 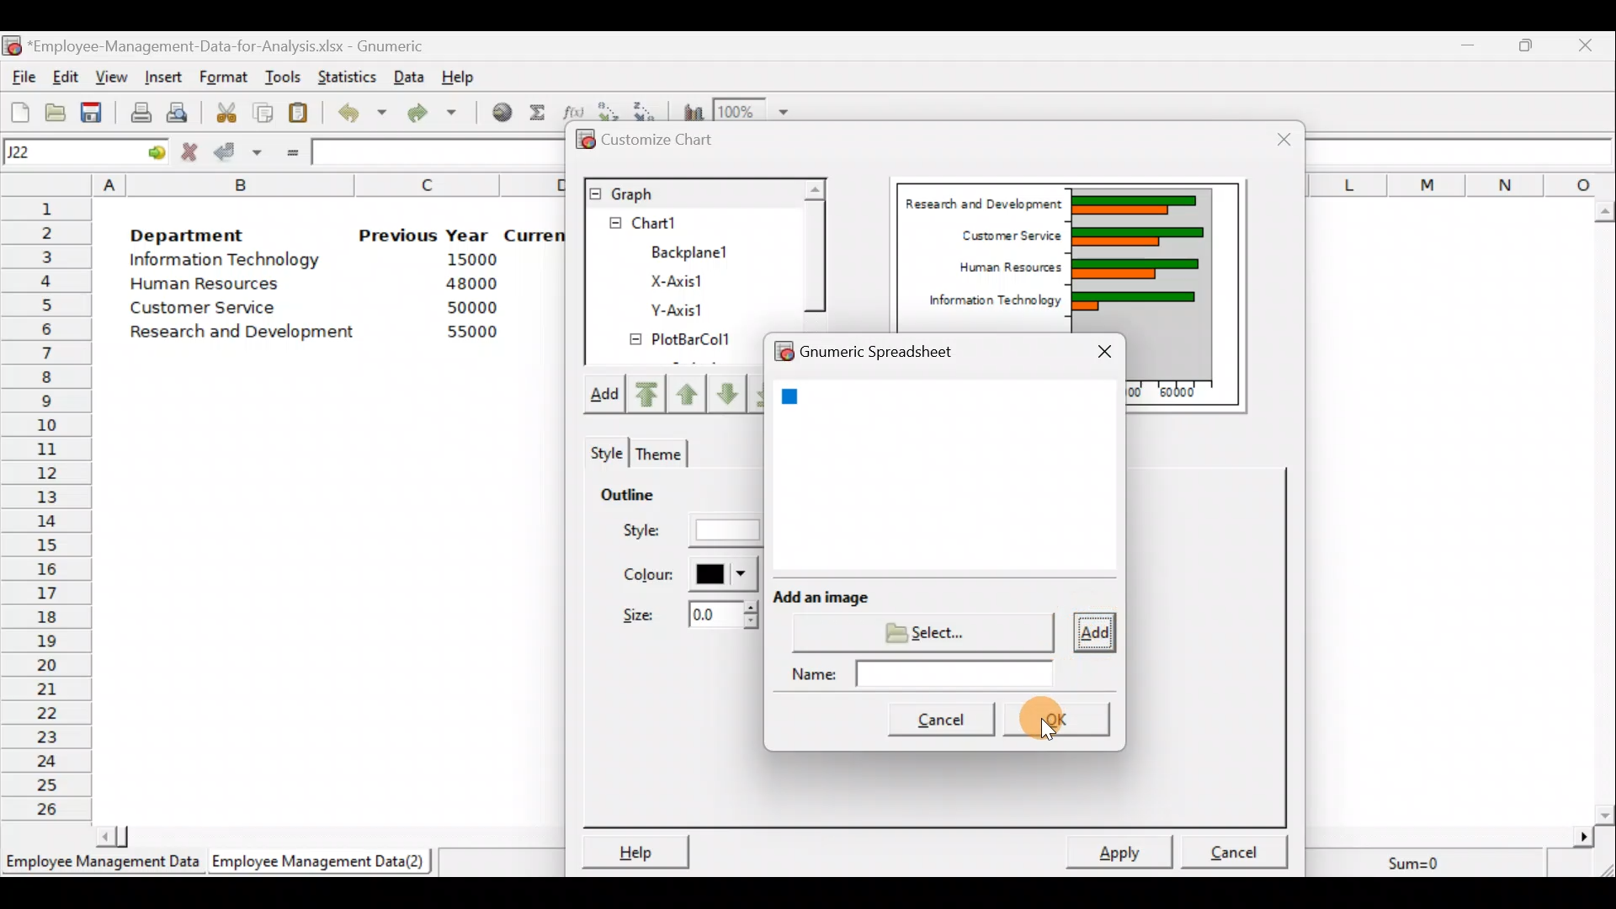 What do you see at coordinates (929, 631) in the screenshot?
I see `Select` at bounding box center [929, 631].